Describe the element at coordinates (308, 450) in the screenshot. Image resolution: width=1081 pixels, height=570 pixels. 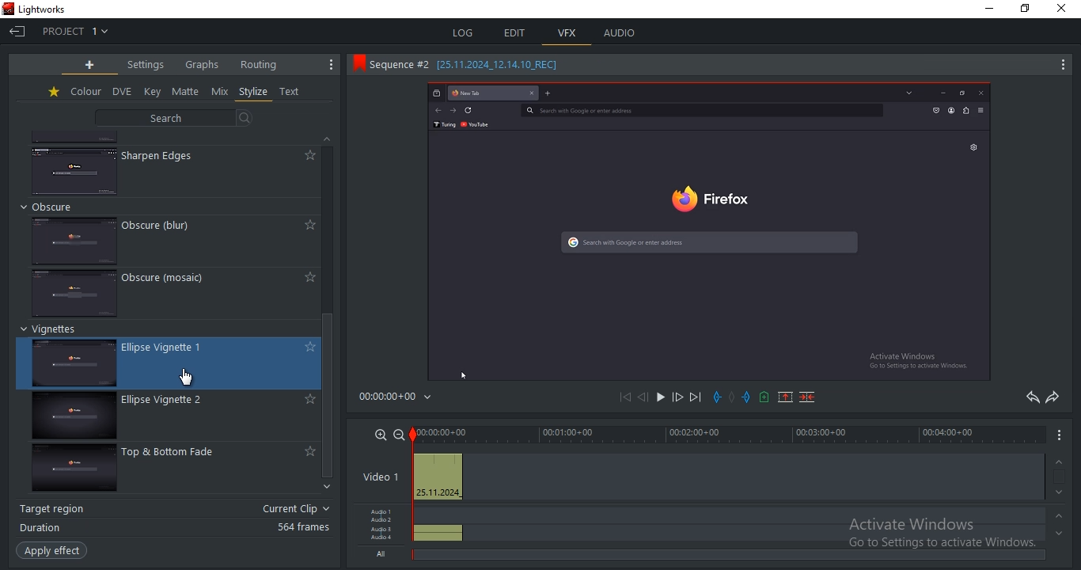
I see `Add the favorites` at that location.